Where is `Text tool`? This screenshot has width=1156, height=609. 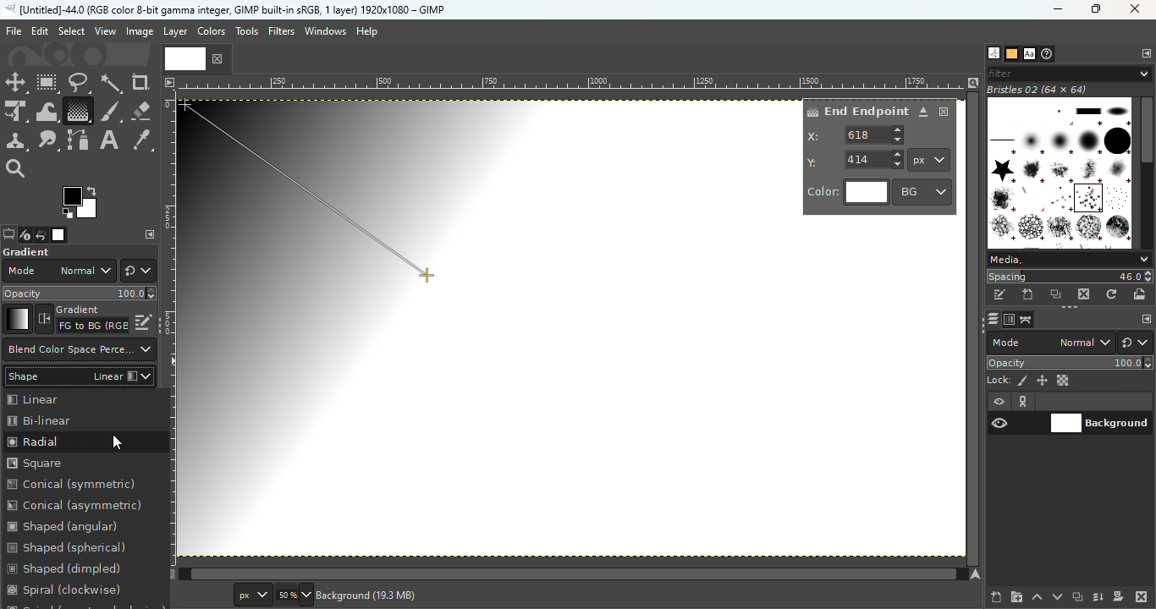
Text tool is located at coordinates (109, 140).